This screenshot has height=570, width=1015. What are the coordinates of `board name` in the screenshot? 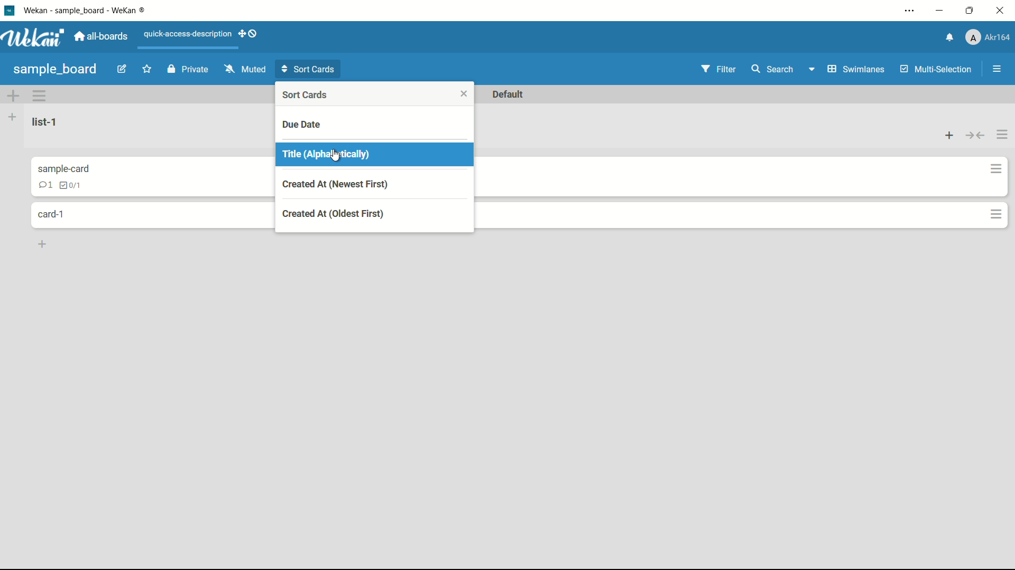 It's located at (57, 70).